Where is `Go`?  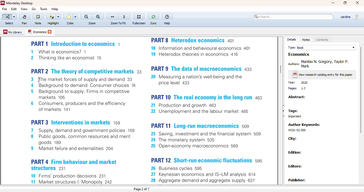 Go is located at coordinates (33, 9).